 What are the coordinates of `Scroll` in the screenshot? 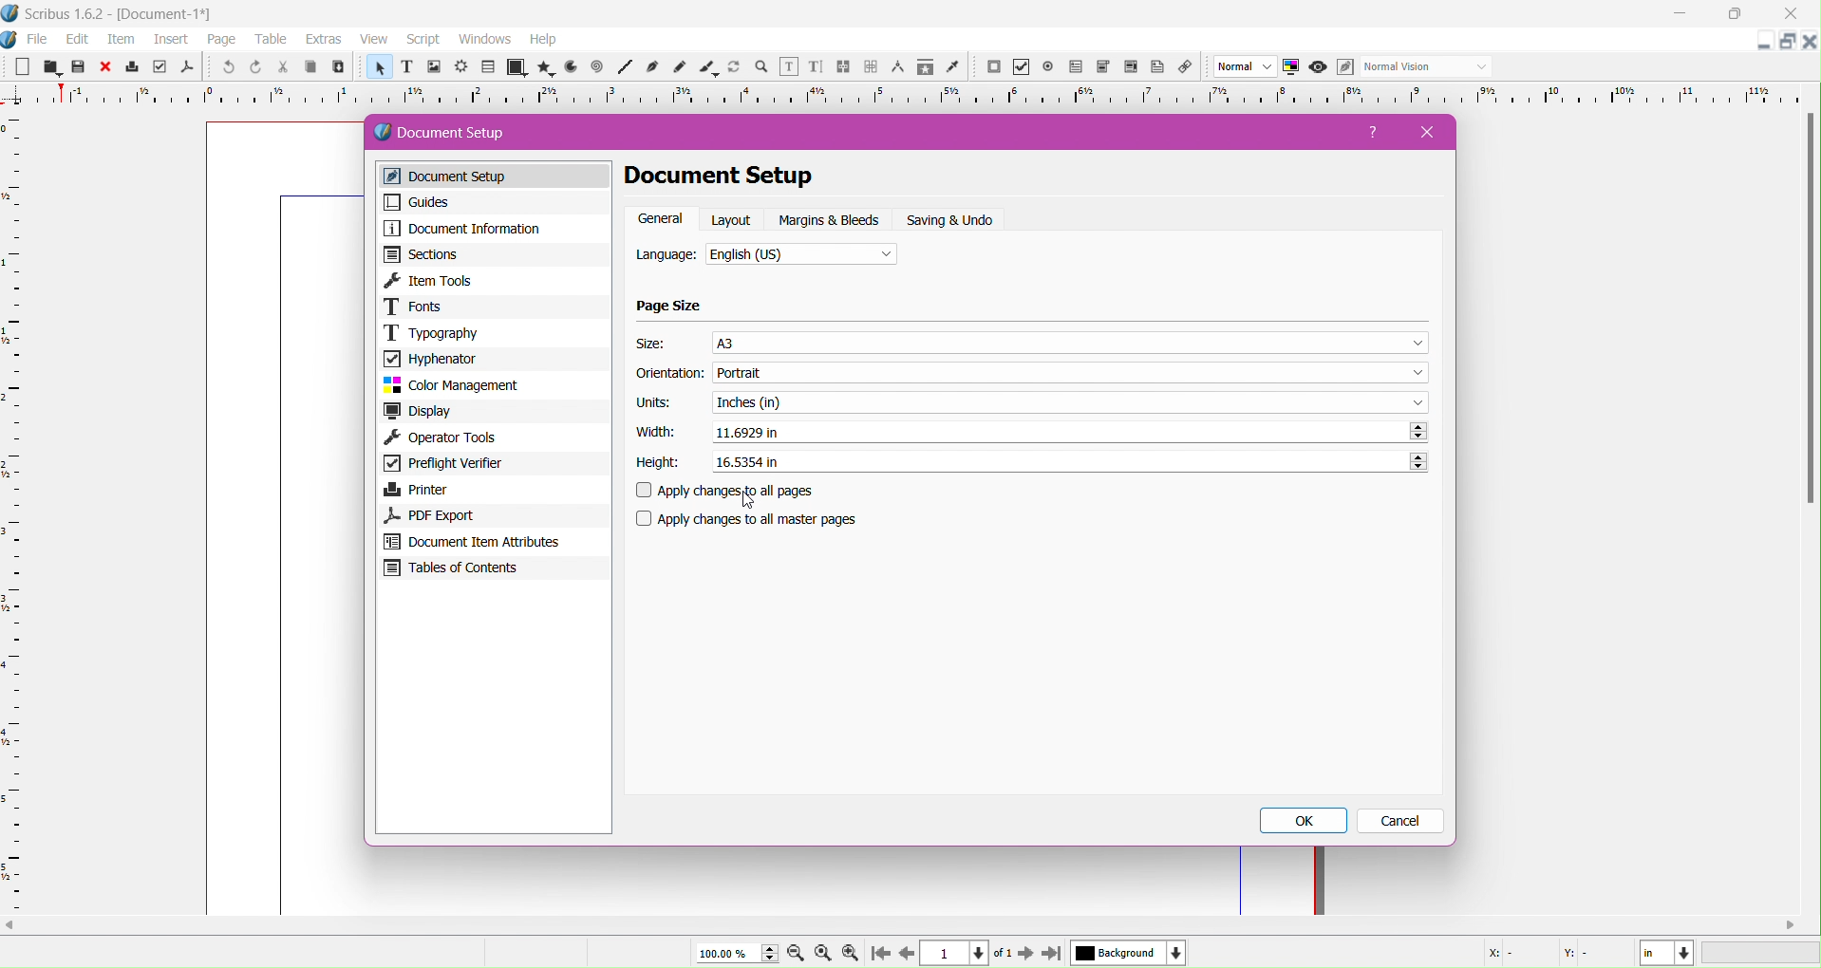 It's located at (906, 923).